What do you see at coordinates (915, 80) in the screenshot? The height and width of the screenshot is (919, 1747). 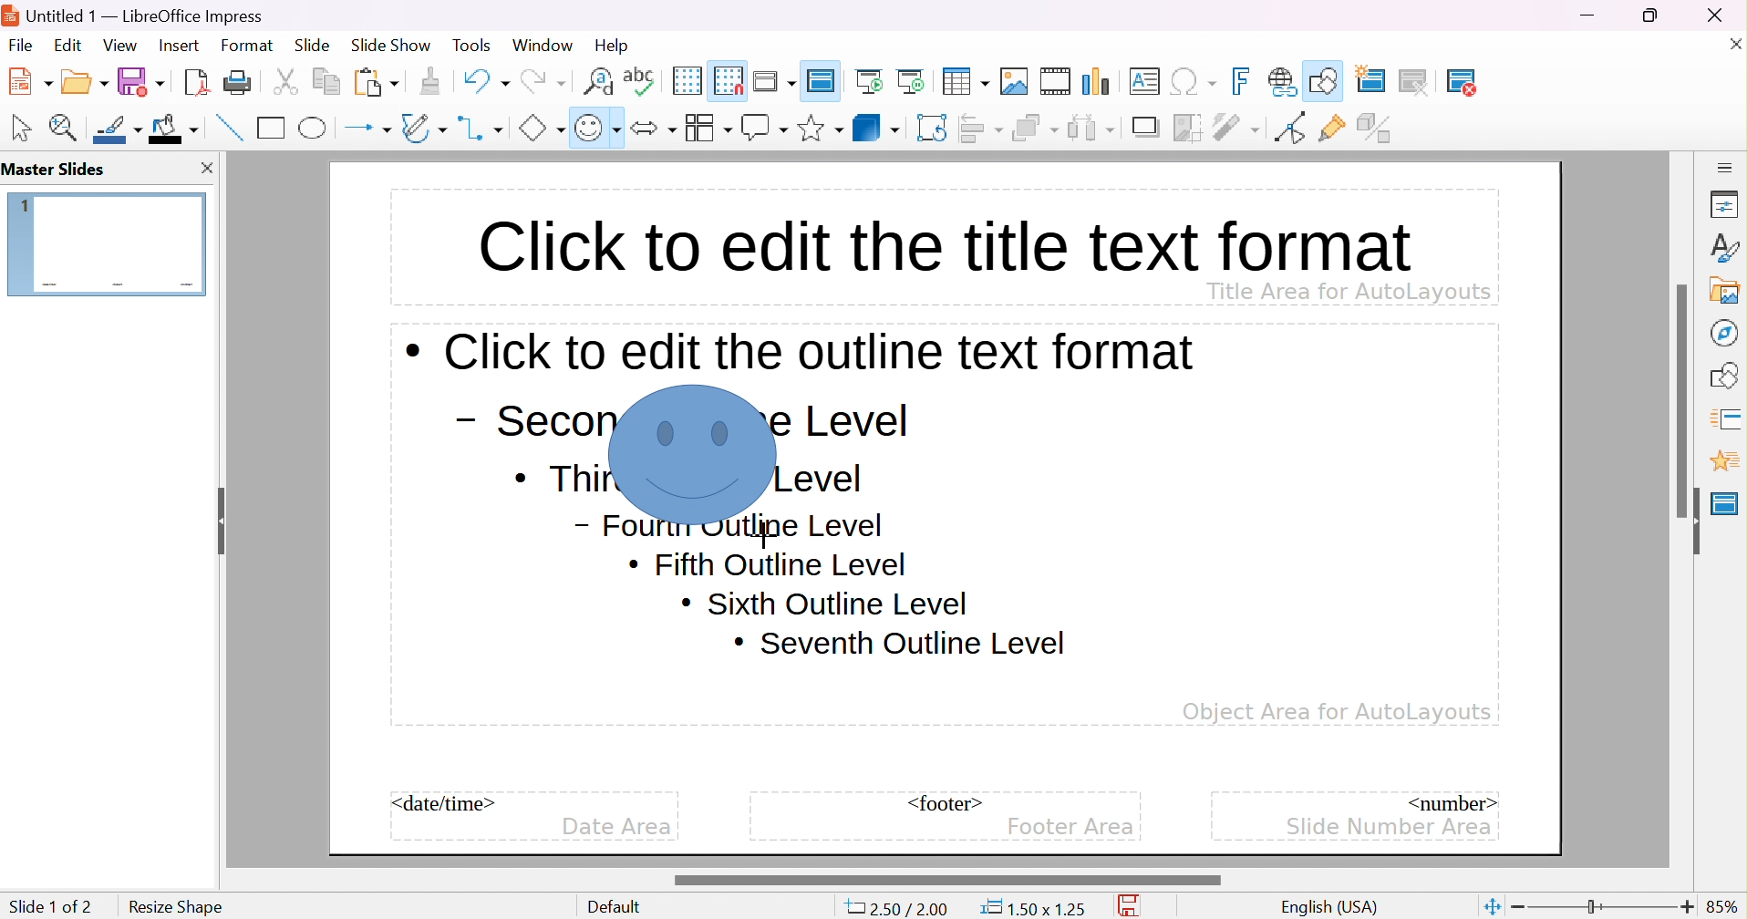 I see `start from current slide` at bounding box center [915, 80].